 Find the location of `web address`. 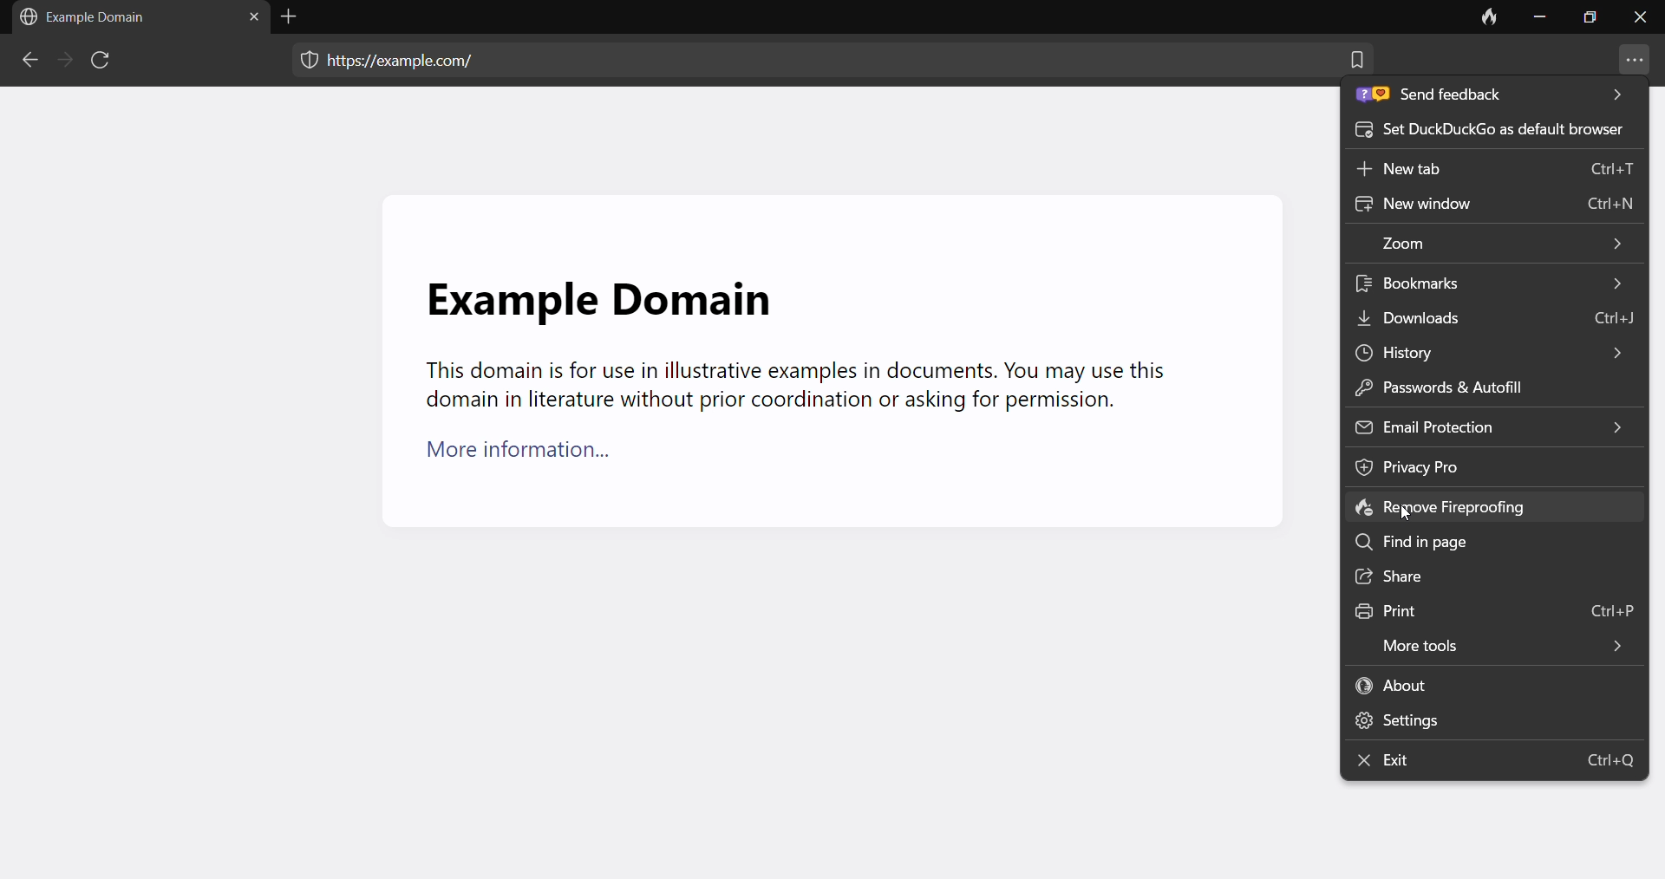

web address is located at coordinates (409, 58).